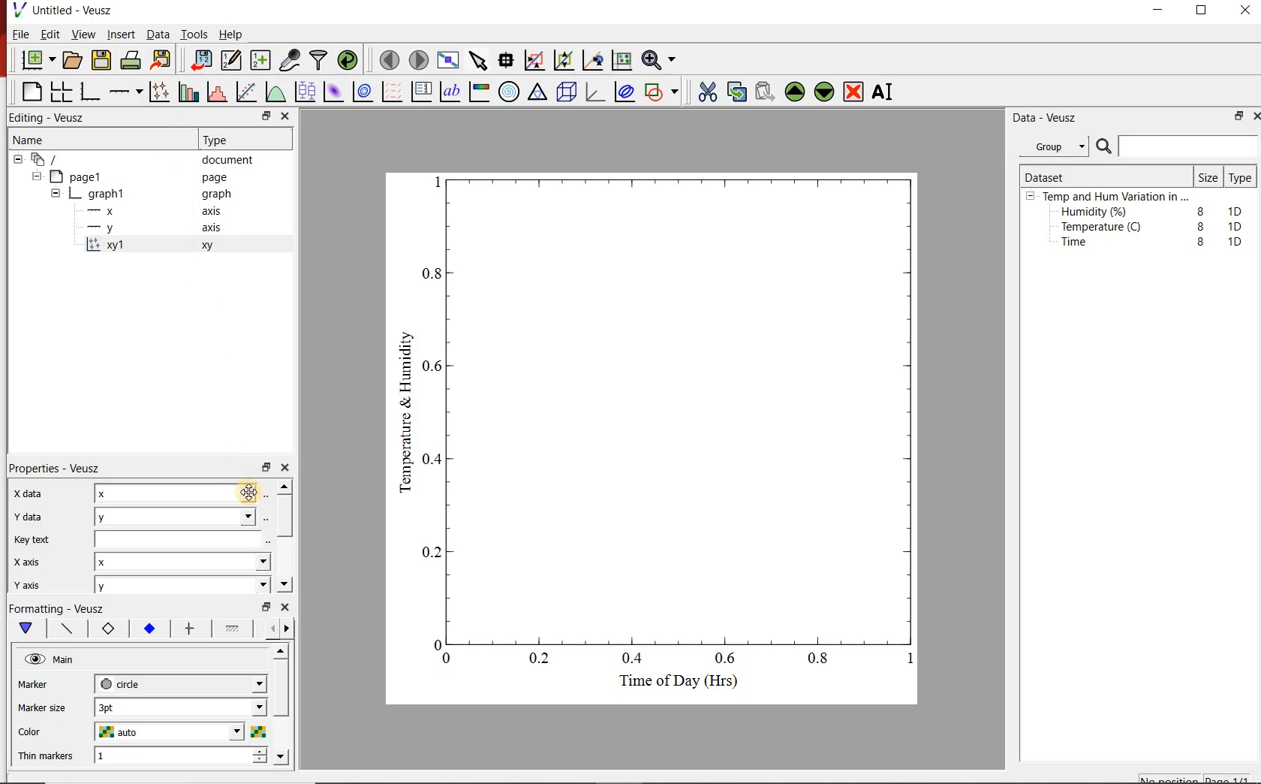 This screenshot has width=1261, height=784. Describe the element at coordinates (1163, 11) in the screenshot. I see `minimize` at that location.